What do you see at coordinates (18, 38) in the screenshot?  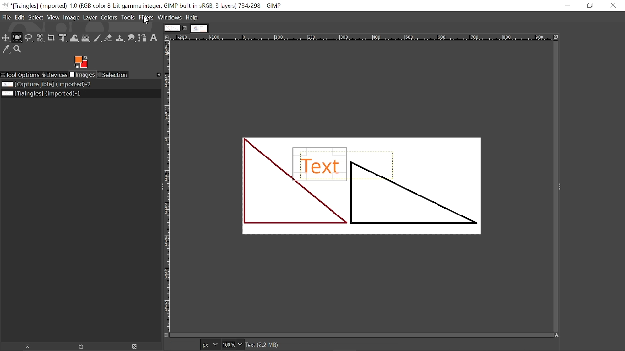 I see `Rectangular select` at bounding box center [18, 38].